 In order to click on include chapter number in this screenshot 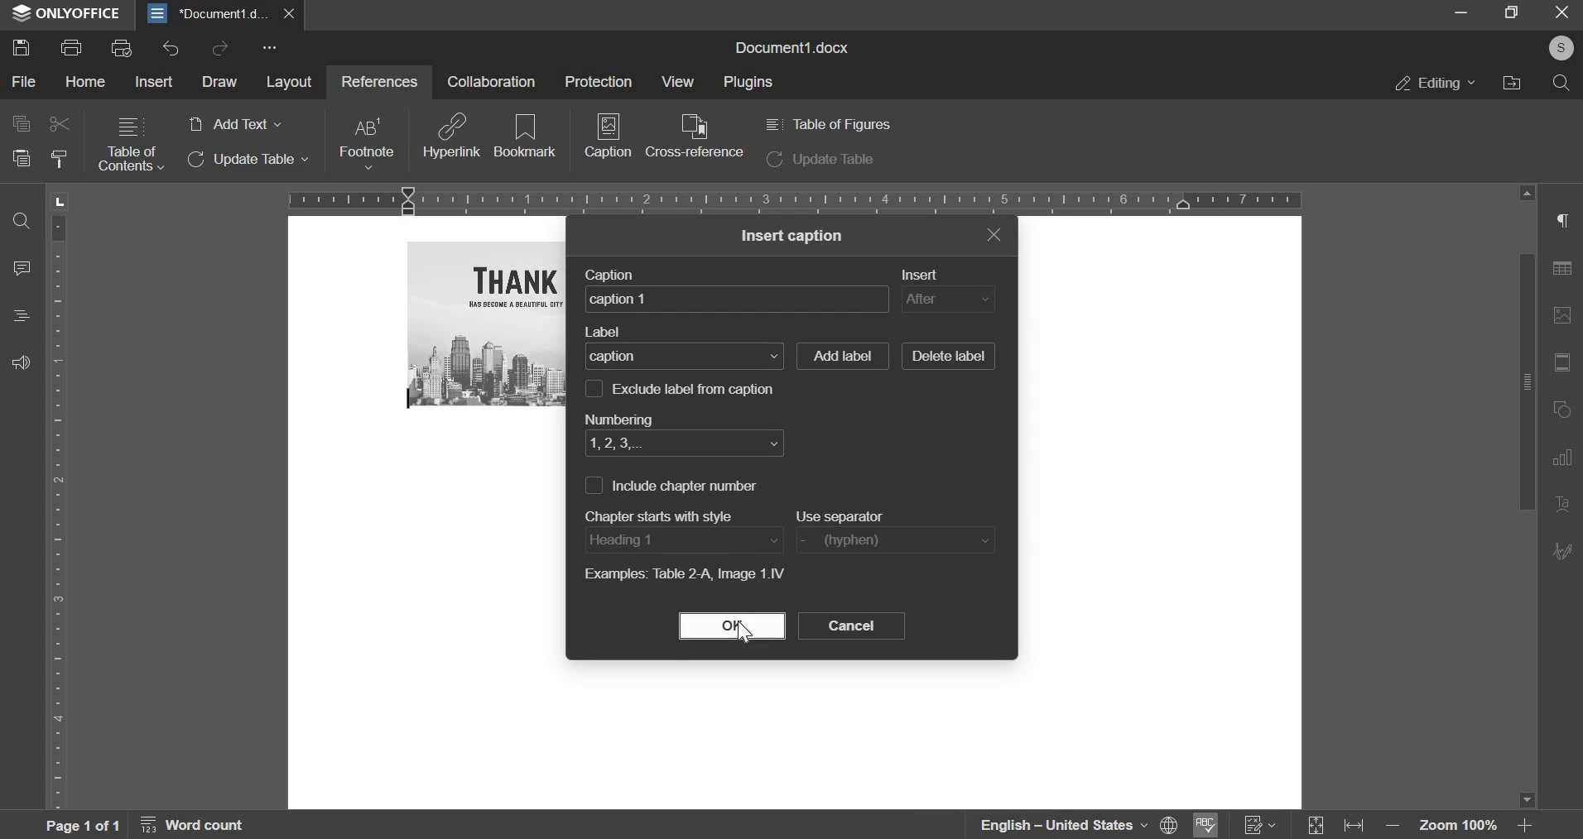, I will do `click(687, 486)`.